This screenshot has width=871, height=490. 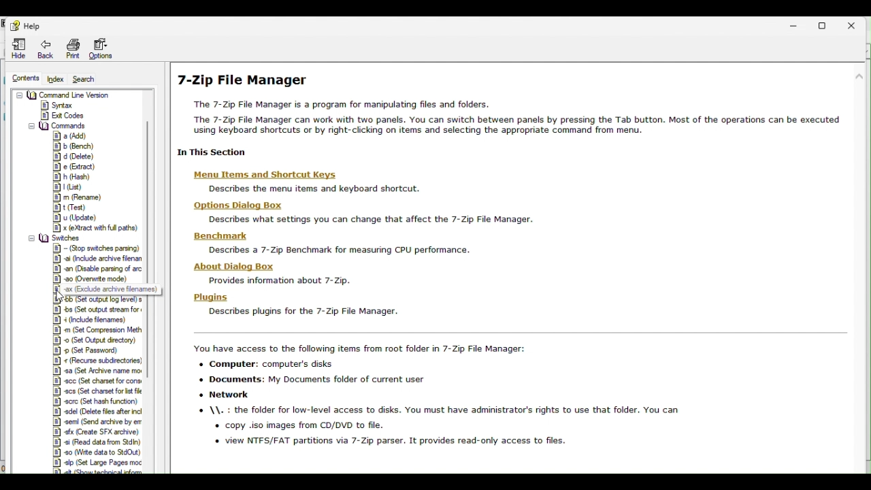 What do you see at coordinates (99, 268) in the screenshot?
I see `18] an (Disable parsing of ac |` at bounding box center [99, 268].